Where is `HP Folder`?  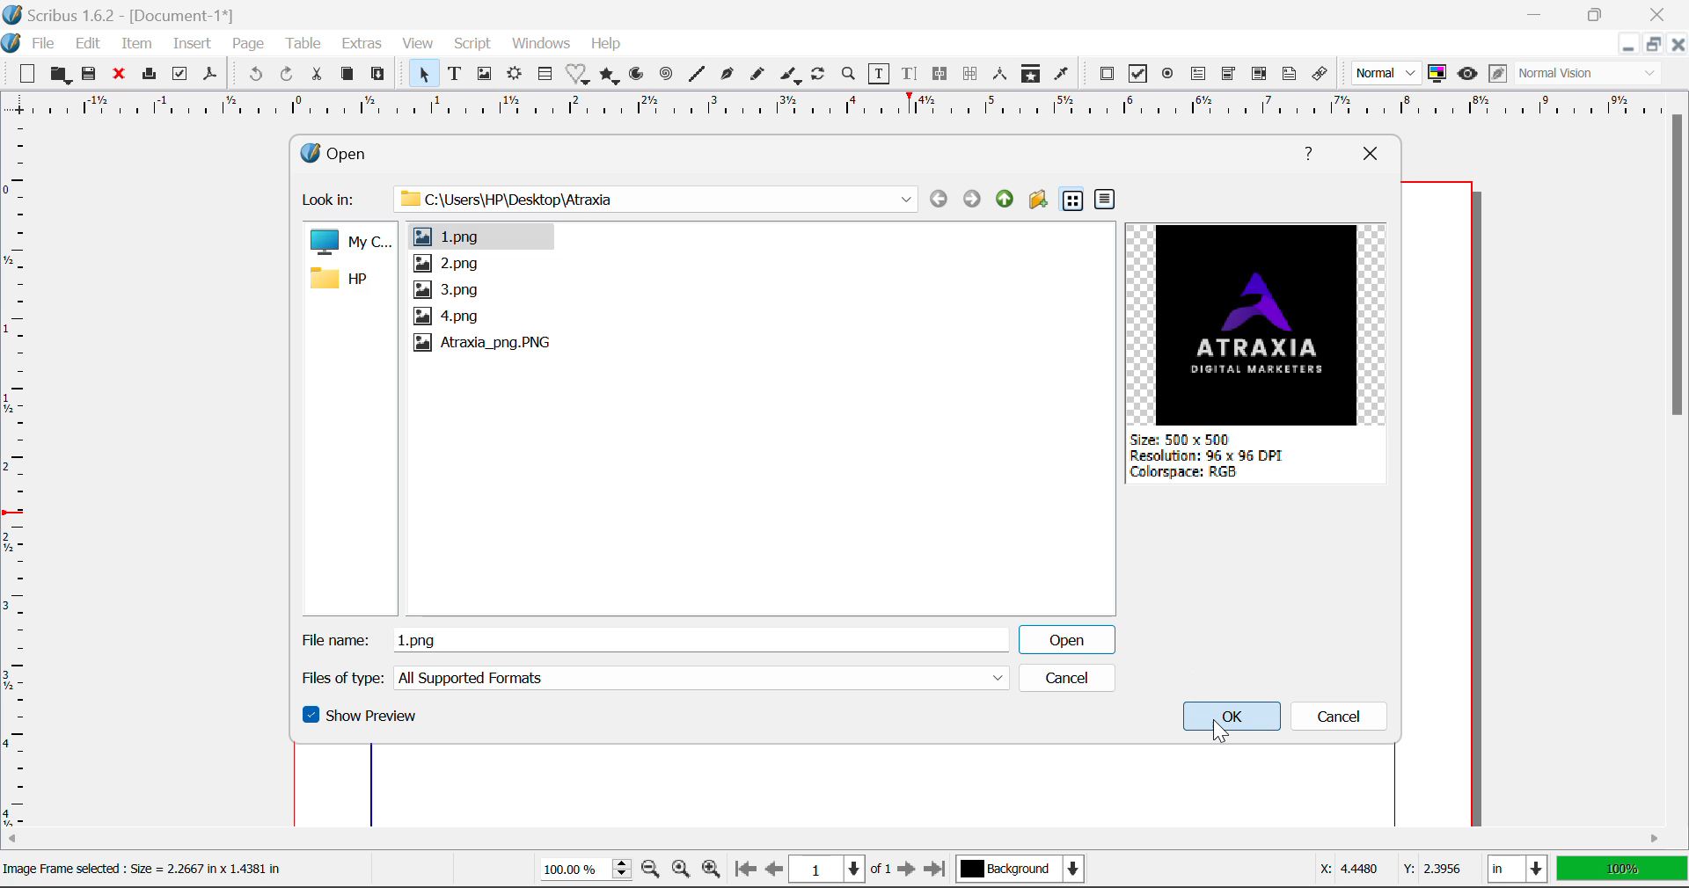
HP Folder is located at coordinates (347, 280).